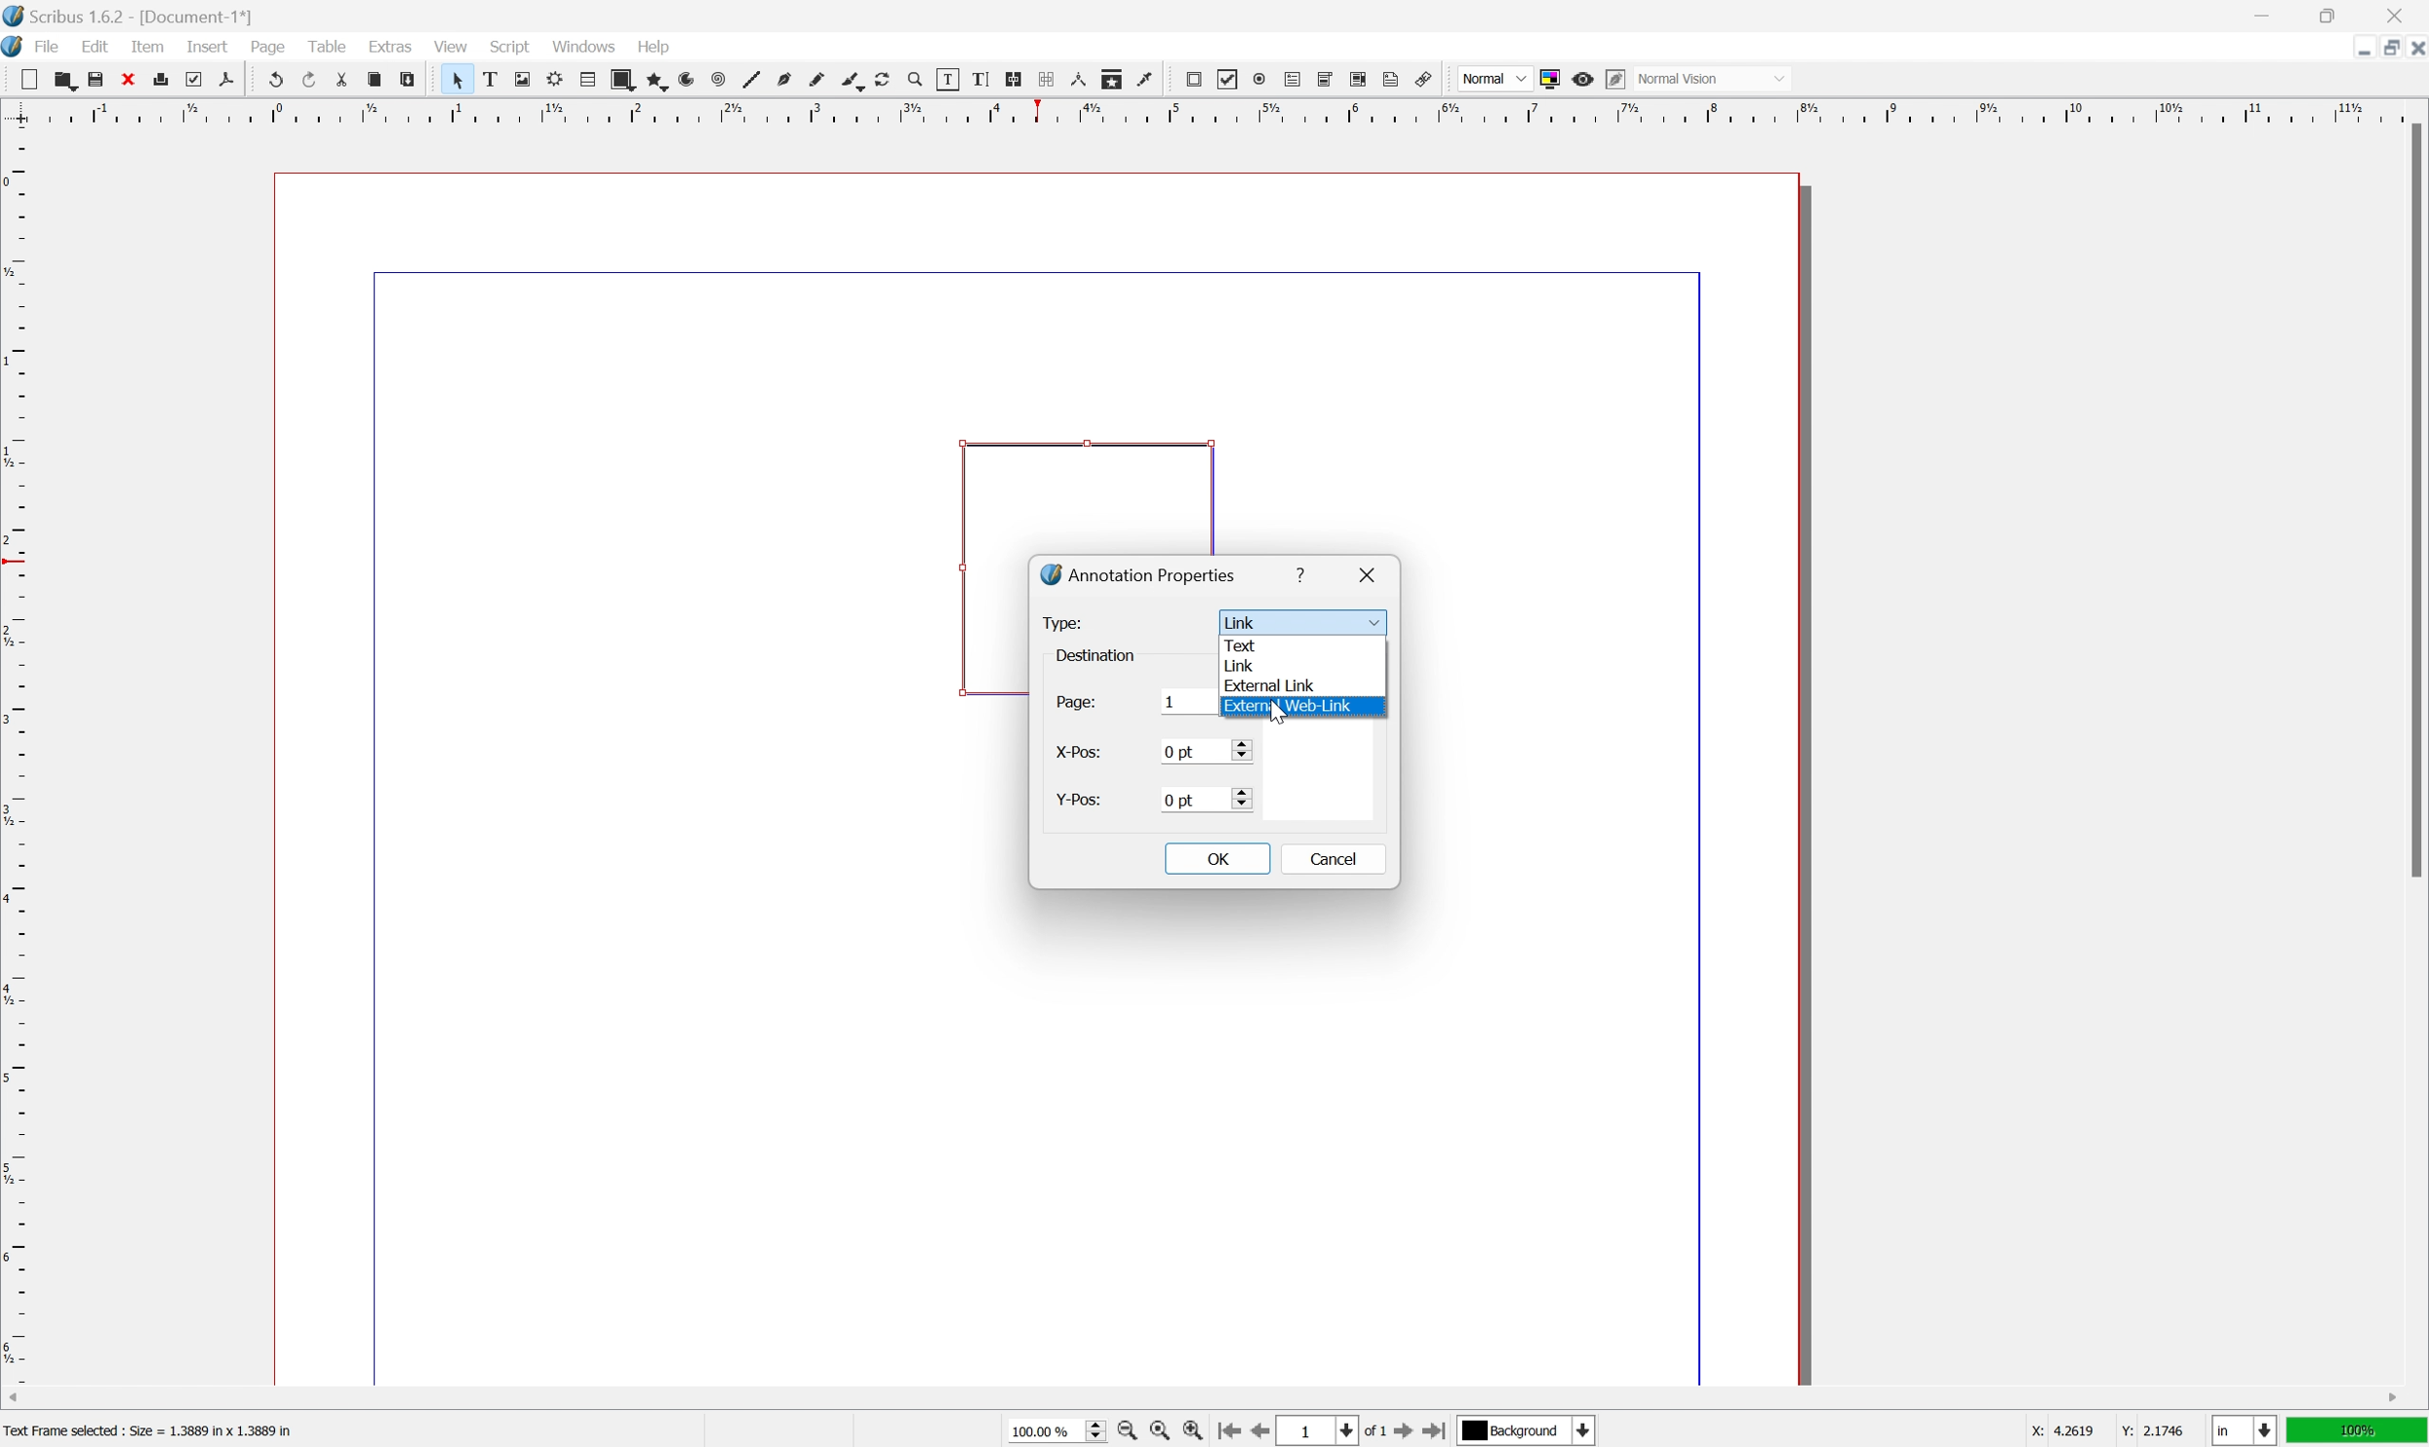 The height and width of the screenshot is (1447, 2429). Describe the element at coordinates (587, 80) in the screenshot. I see `table` at that location.